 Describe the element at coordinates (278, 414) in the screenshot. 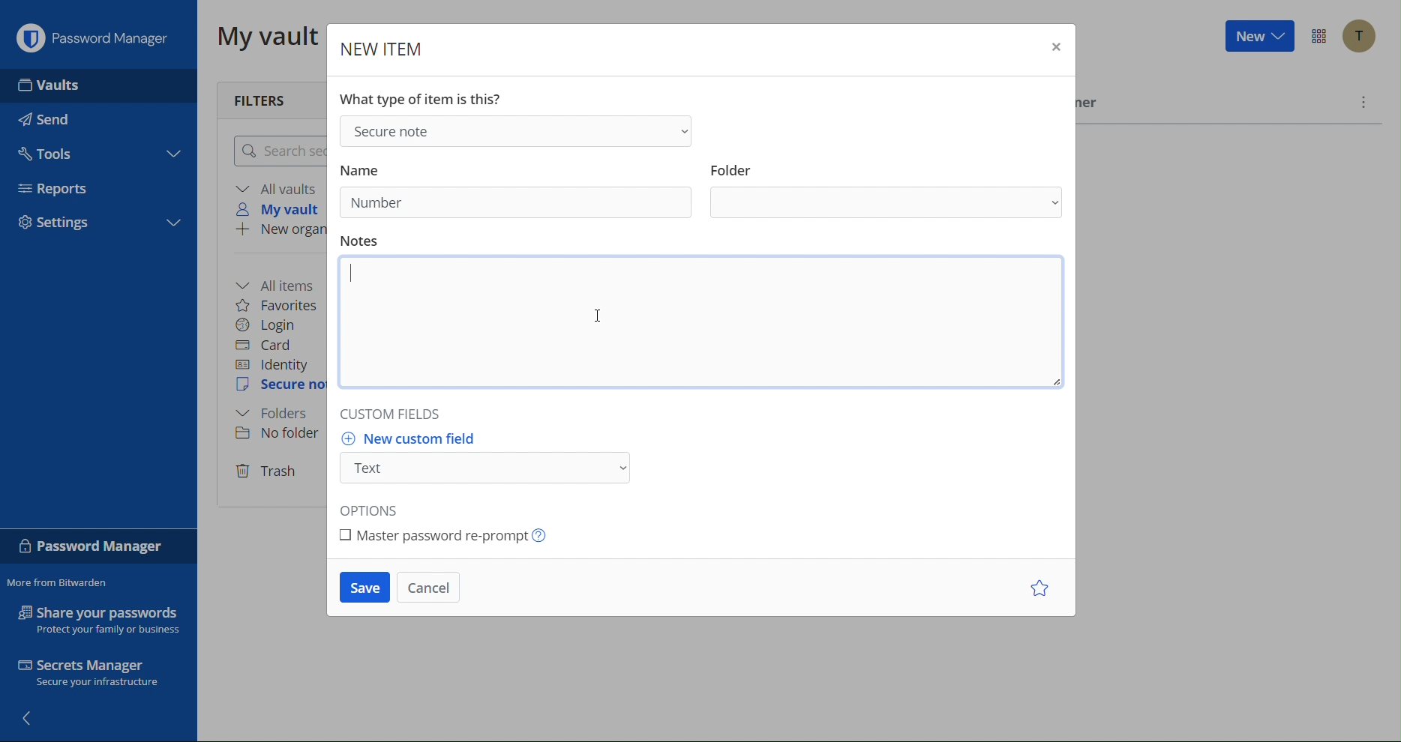

I see `Folder` at that location.